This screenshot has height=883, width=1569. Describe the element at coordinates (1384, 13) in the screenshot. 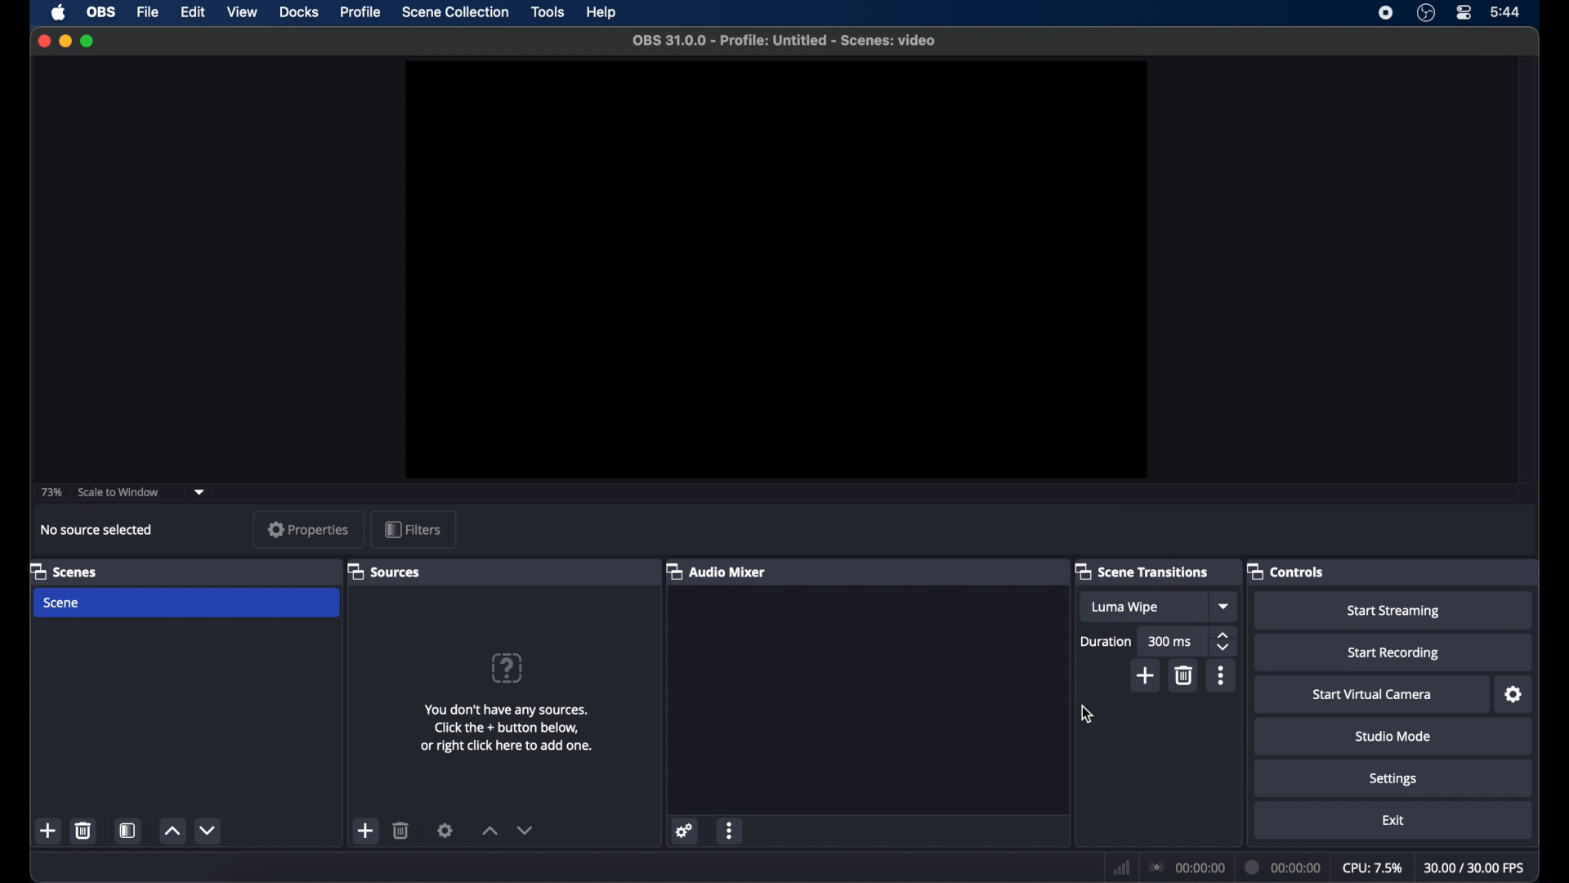

I see `screen recorder icon` at that location.